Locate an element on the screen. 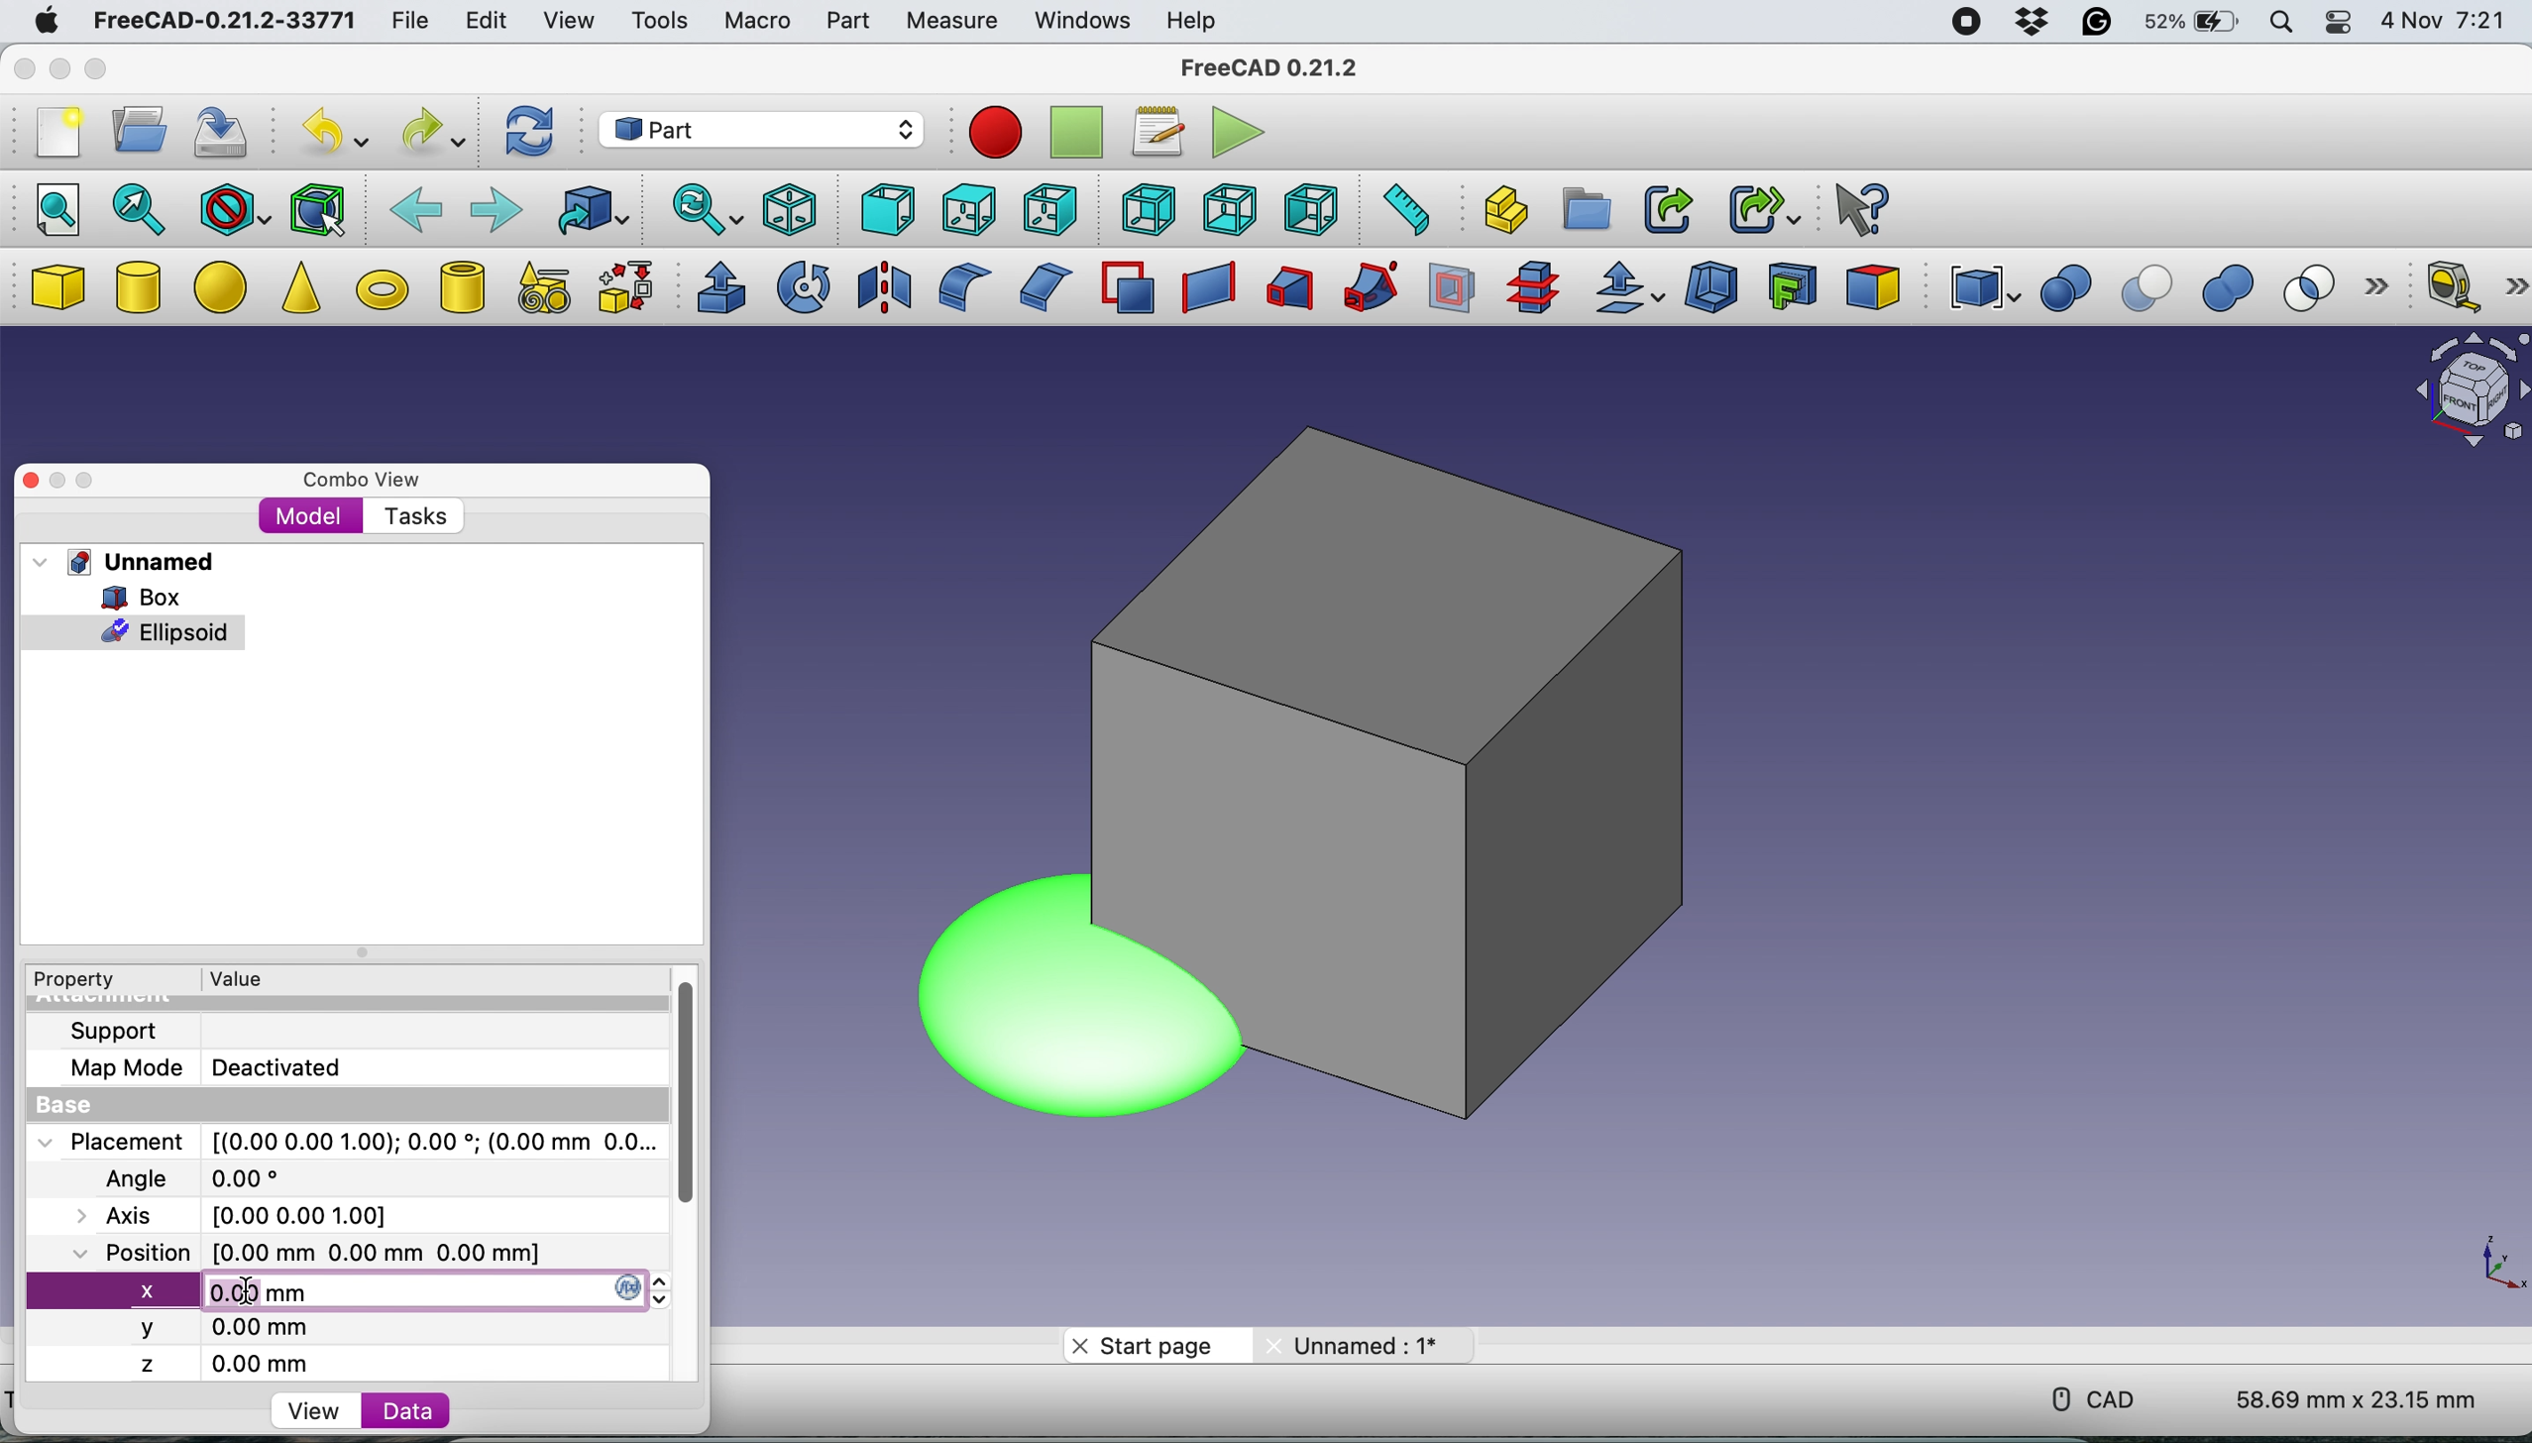 The image size is (2532, 1443). torus is located at coordinates (382, 289).